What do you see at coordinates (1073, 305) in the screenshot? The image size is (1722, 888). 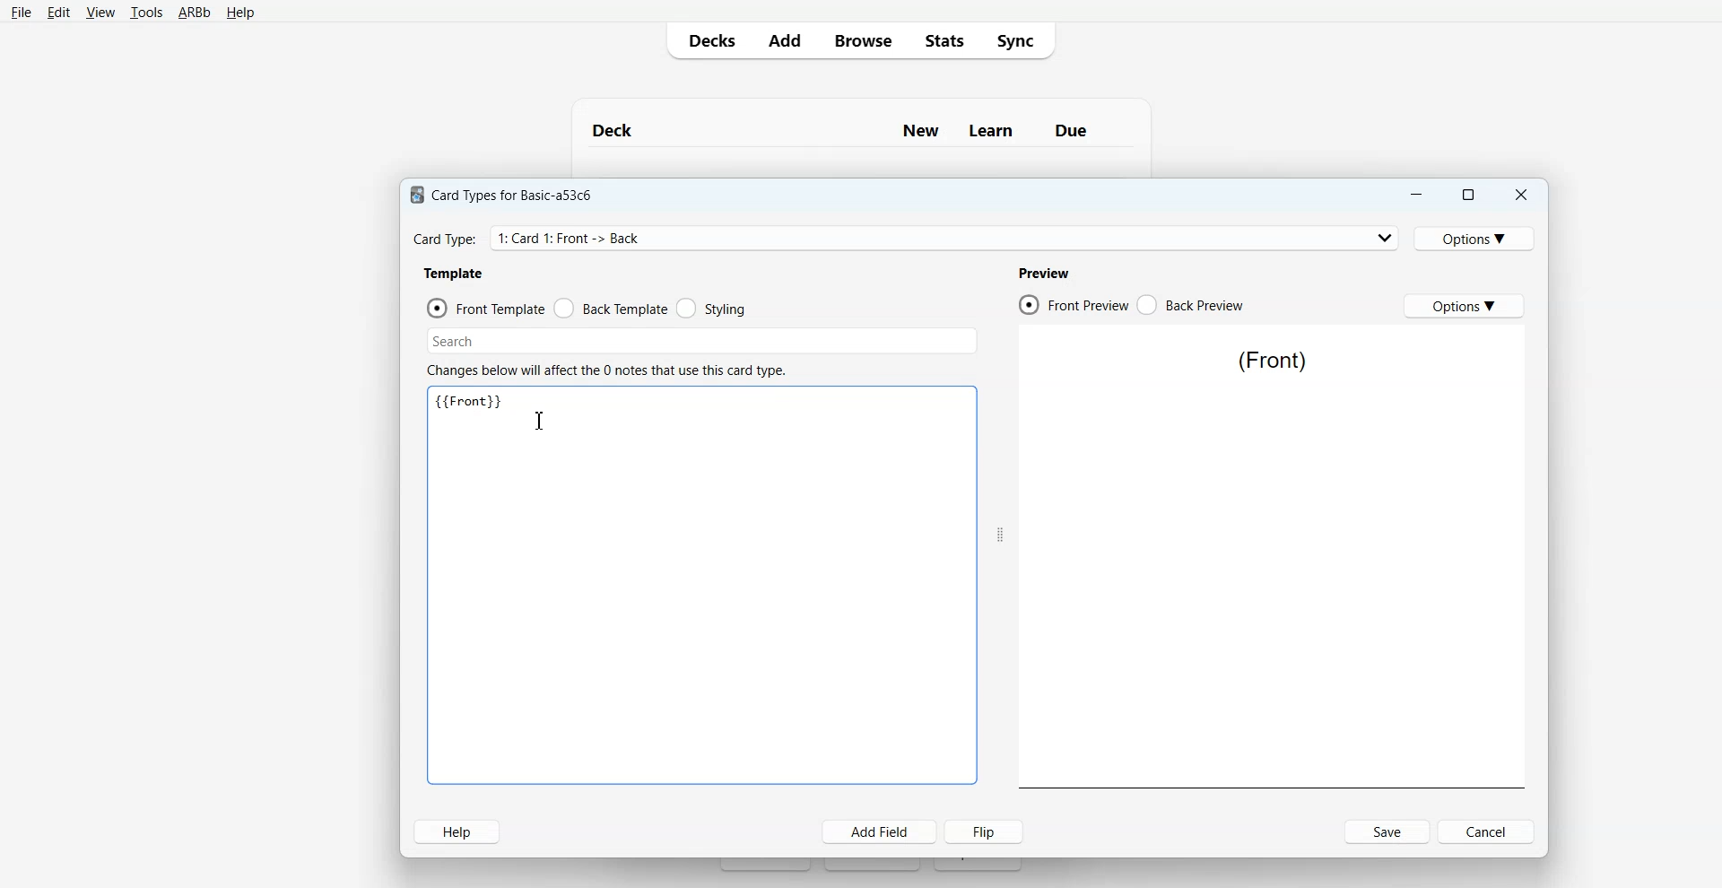 I see `Front Preview` at bounding box center [1073, 305].